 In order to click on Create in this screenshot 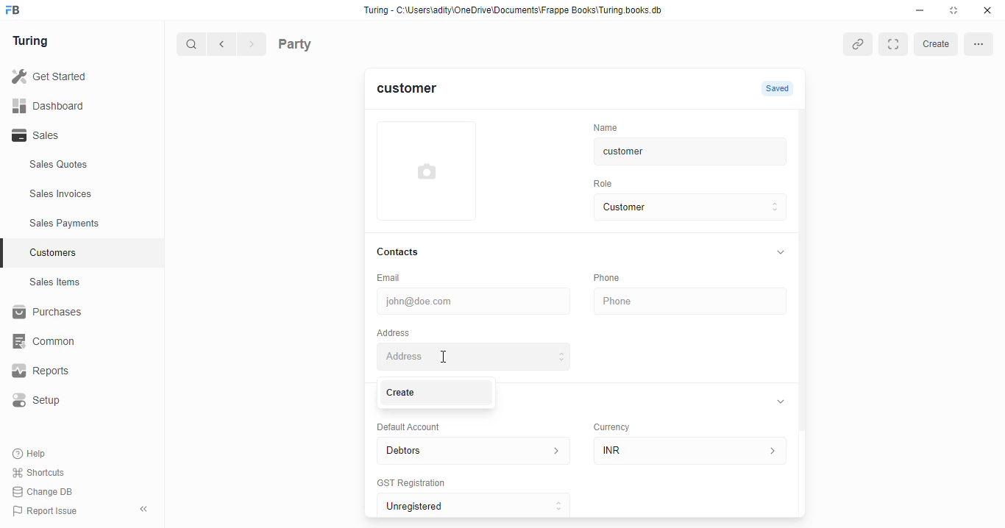, I will do `click(437, 393)`.